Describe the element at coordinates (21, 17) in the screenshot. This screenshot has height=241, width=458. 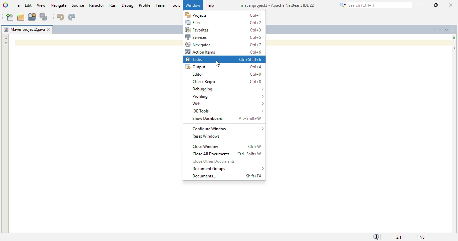
I see `new project` at that location.